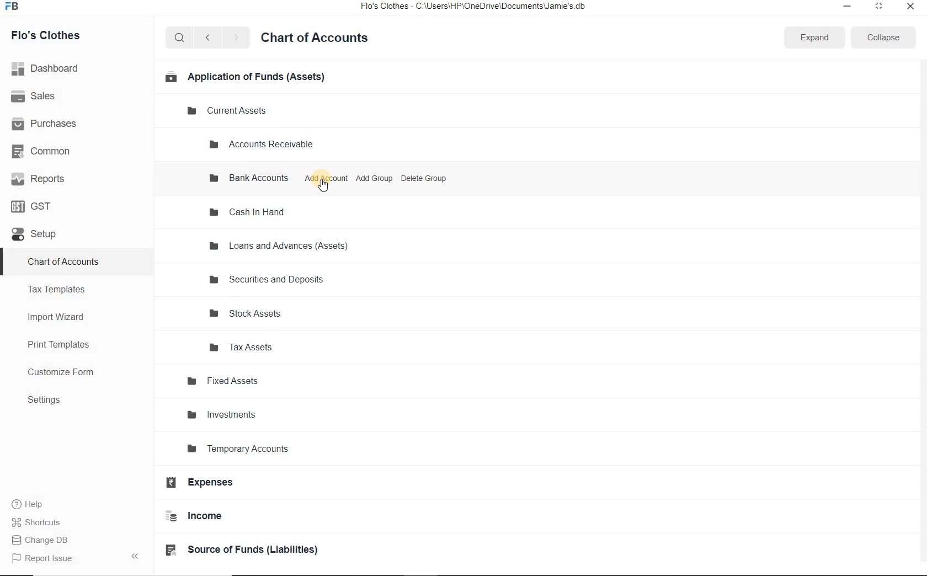 The height and width of the screenshot is (576, 927). What do you see at coordinates (910, 6) in the screenshot?
I see `close` at bounding box center [910, 6].